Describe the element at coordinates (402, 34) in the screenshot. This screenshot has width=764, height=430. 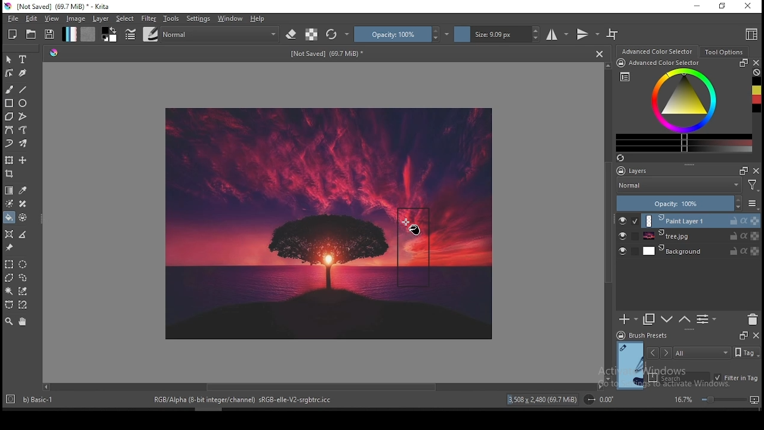
I see `opacity` at that location.